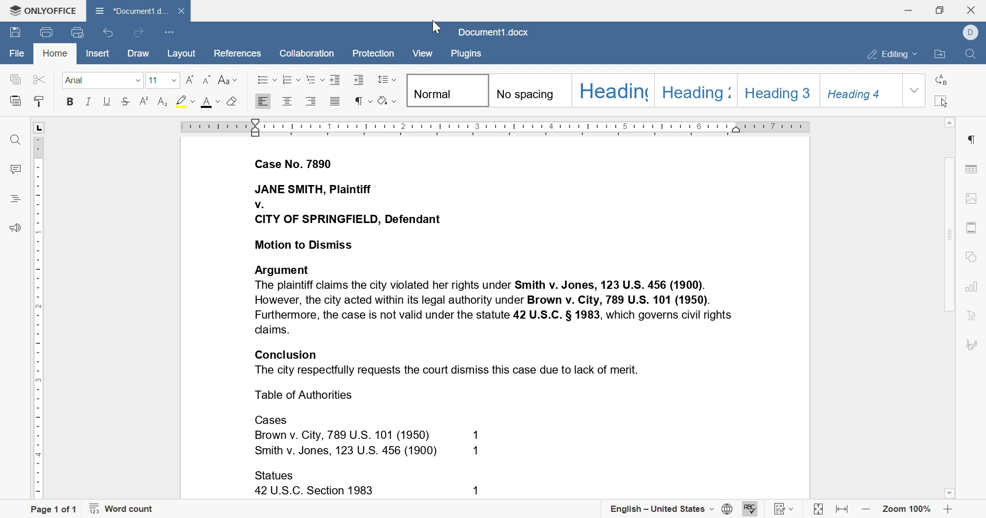 The height and width of the screenshot is (518, 986). I want to click on headings, so click(653, 90).